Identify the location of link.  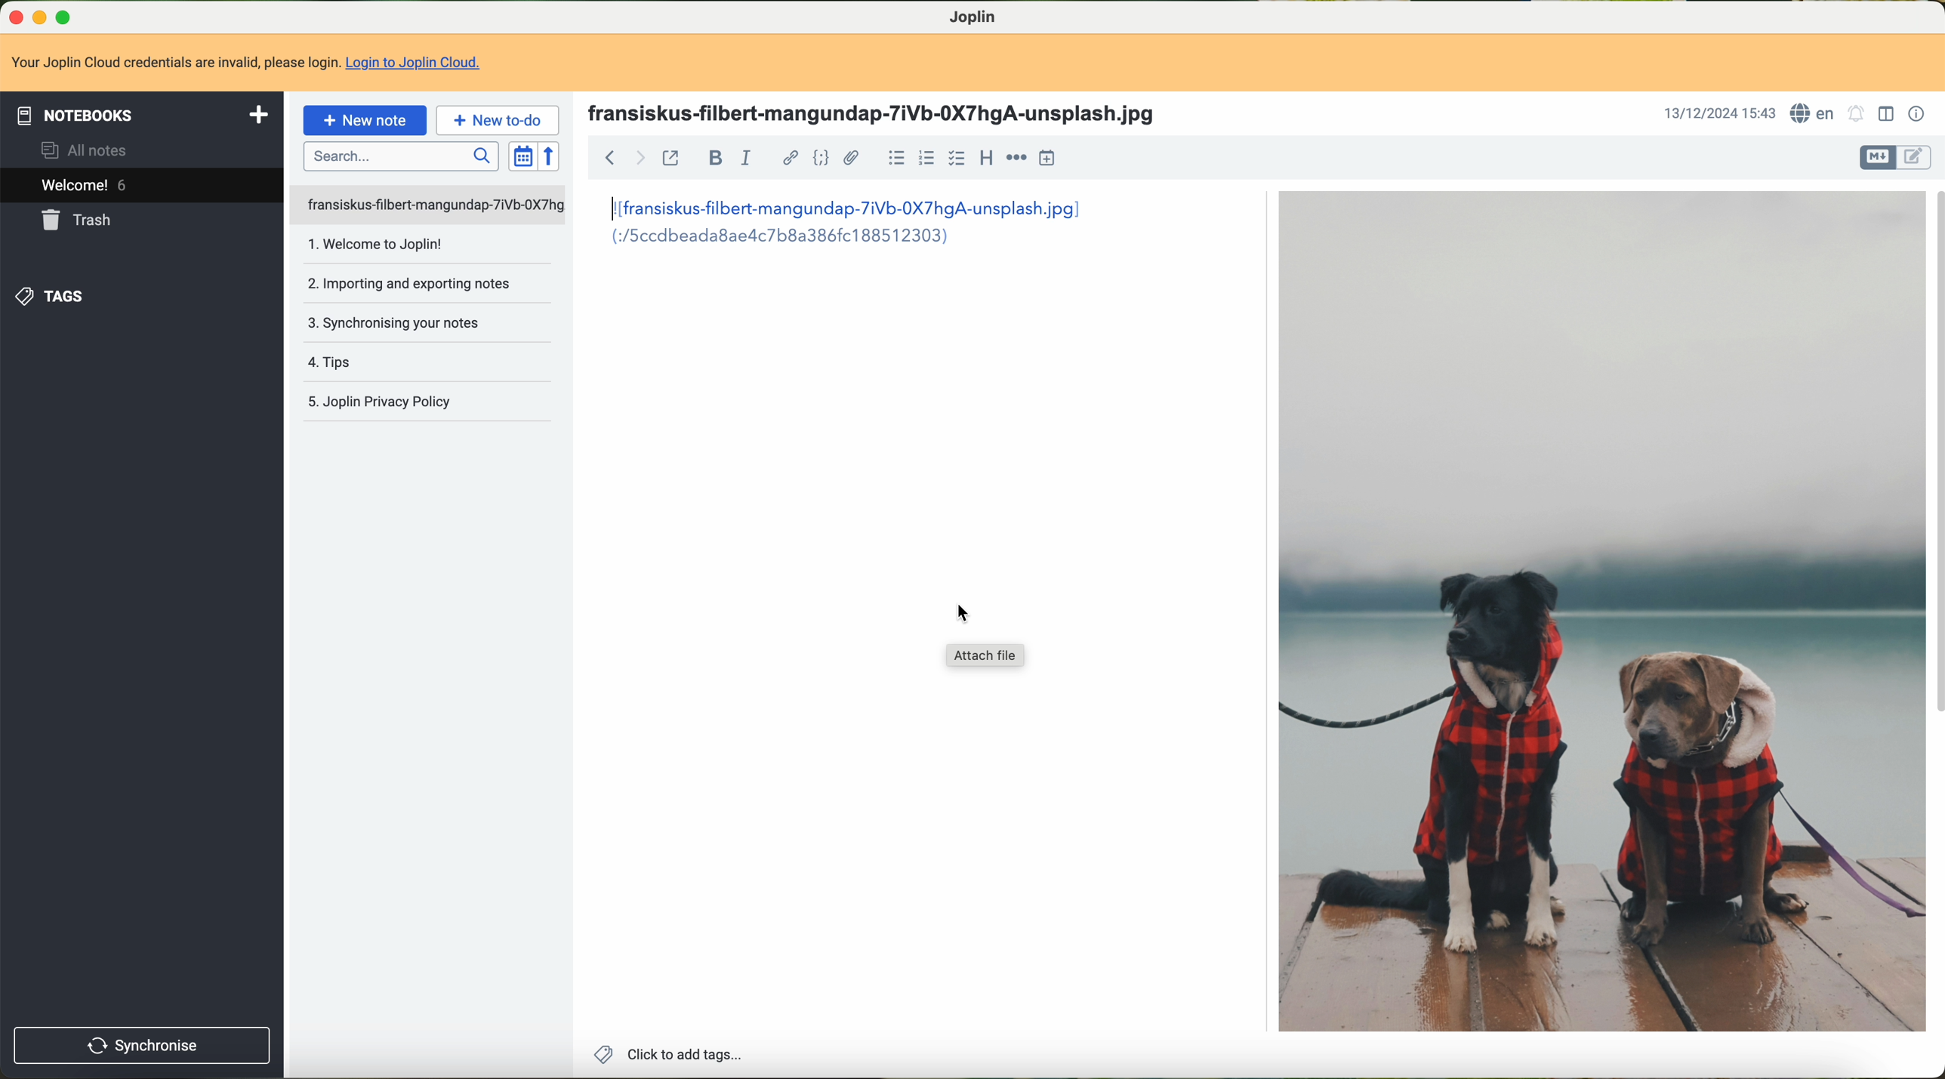
(840, 220).